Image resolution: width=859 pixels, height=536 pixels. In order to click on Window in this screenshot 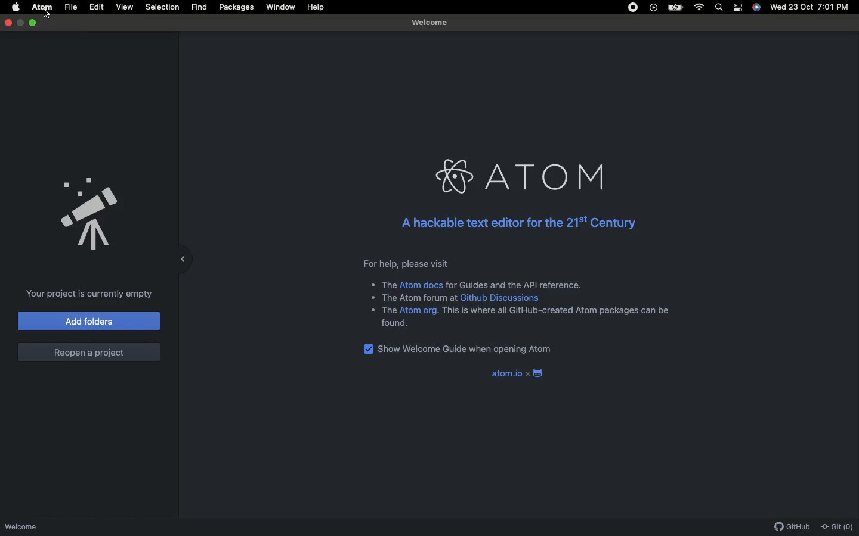, I will do `click(280, 7)`.